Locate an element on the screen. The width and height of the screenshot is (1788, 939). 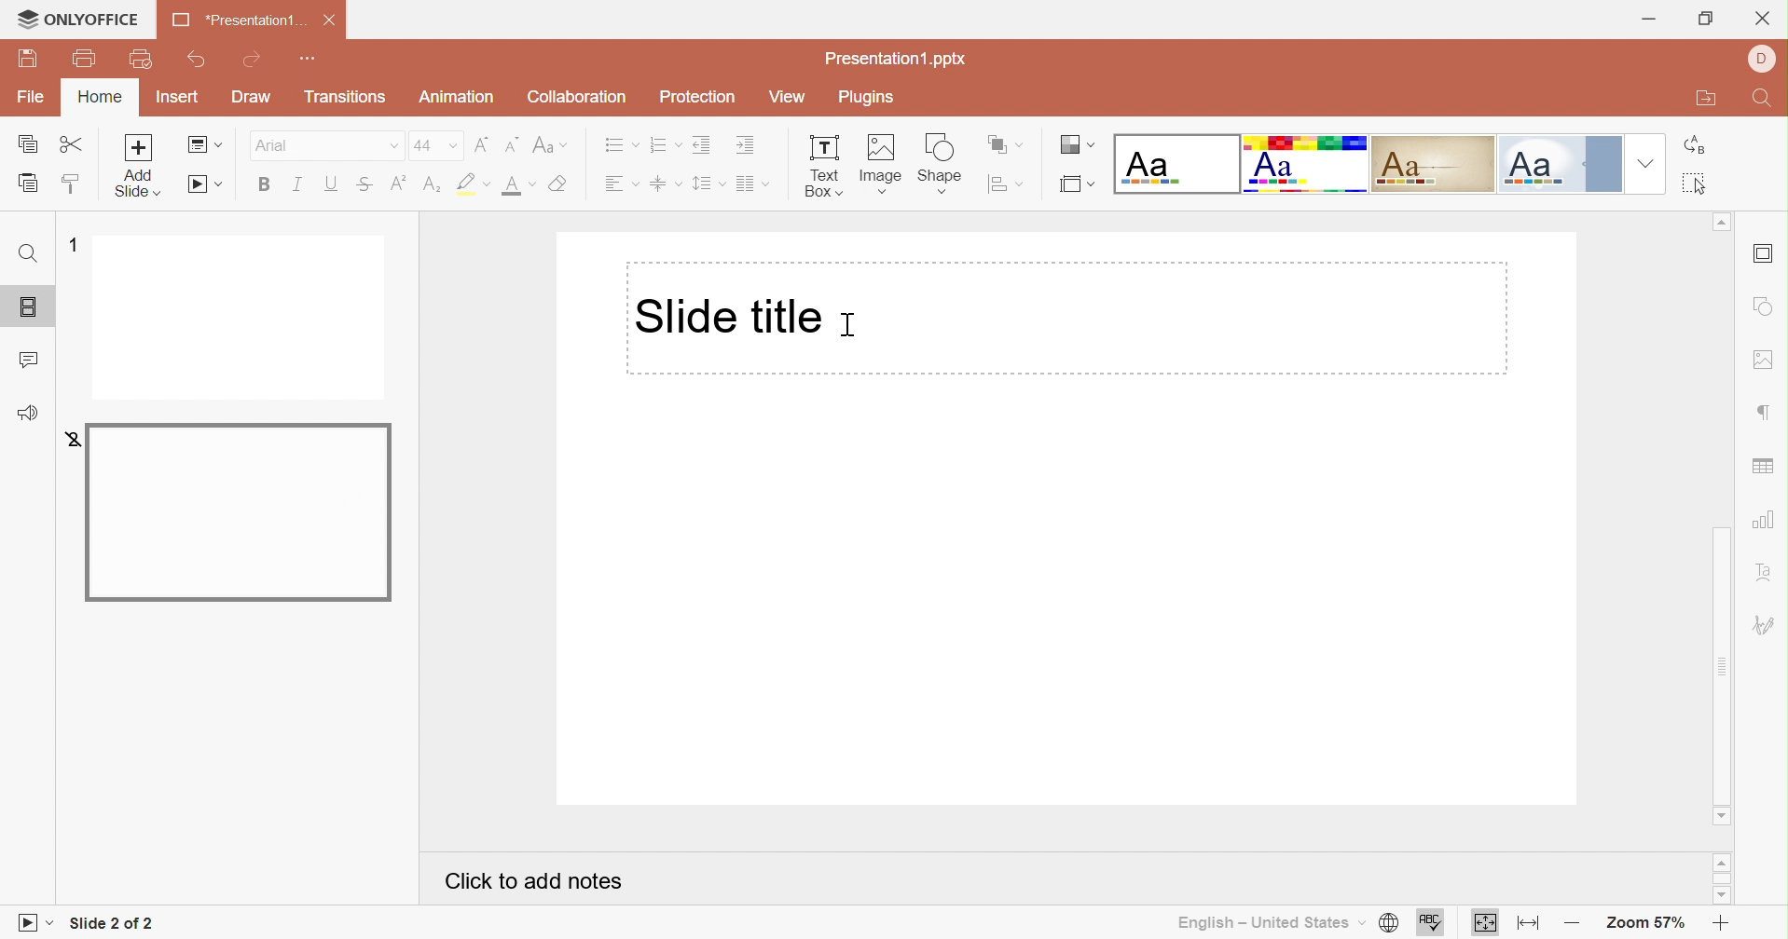
profile is located at coordinates (1762, 56).